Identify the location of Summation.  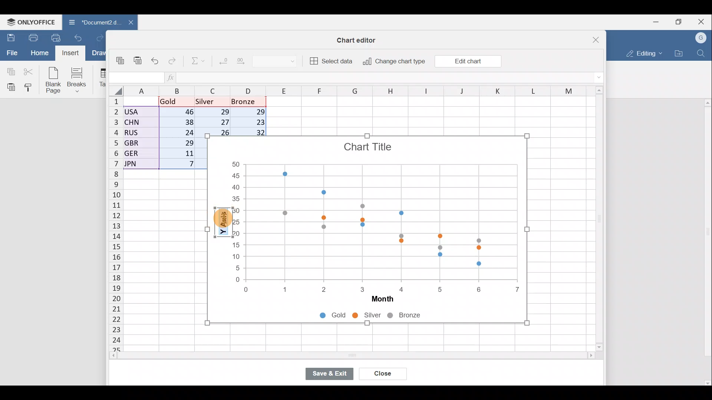
(194, 62).